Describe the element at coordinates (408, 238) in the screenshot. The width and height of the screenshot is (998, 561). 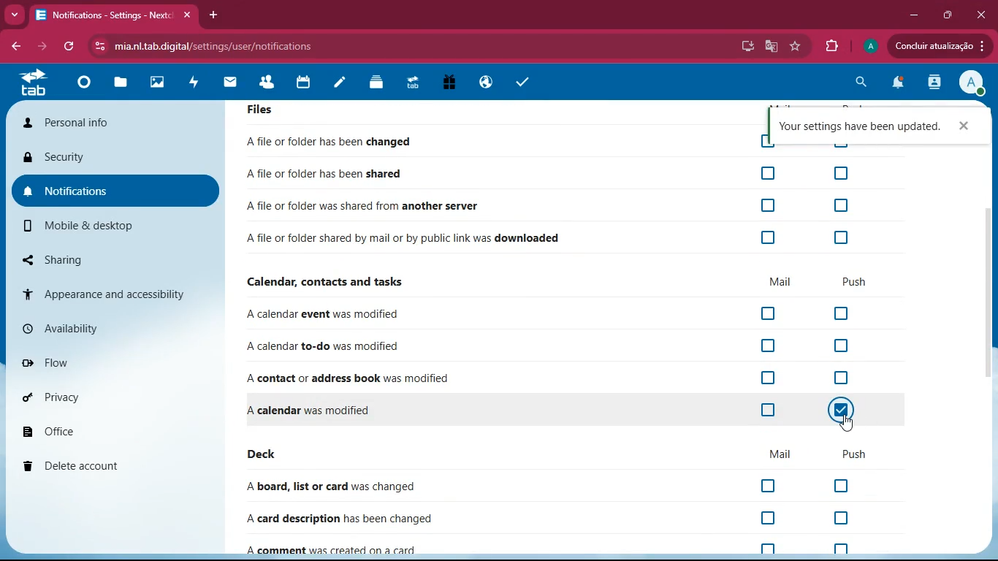
I see `file downloaded` at that location.